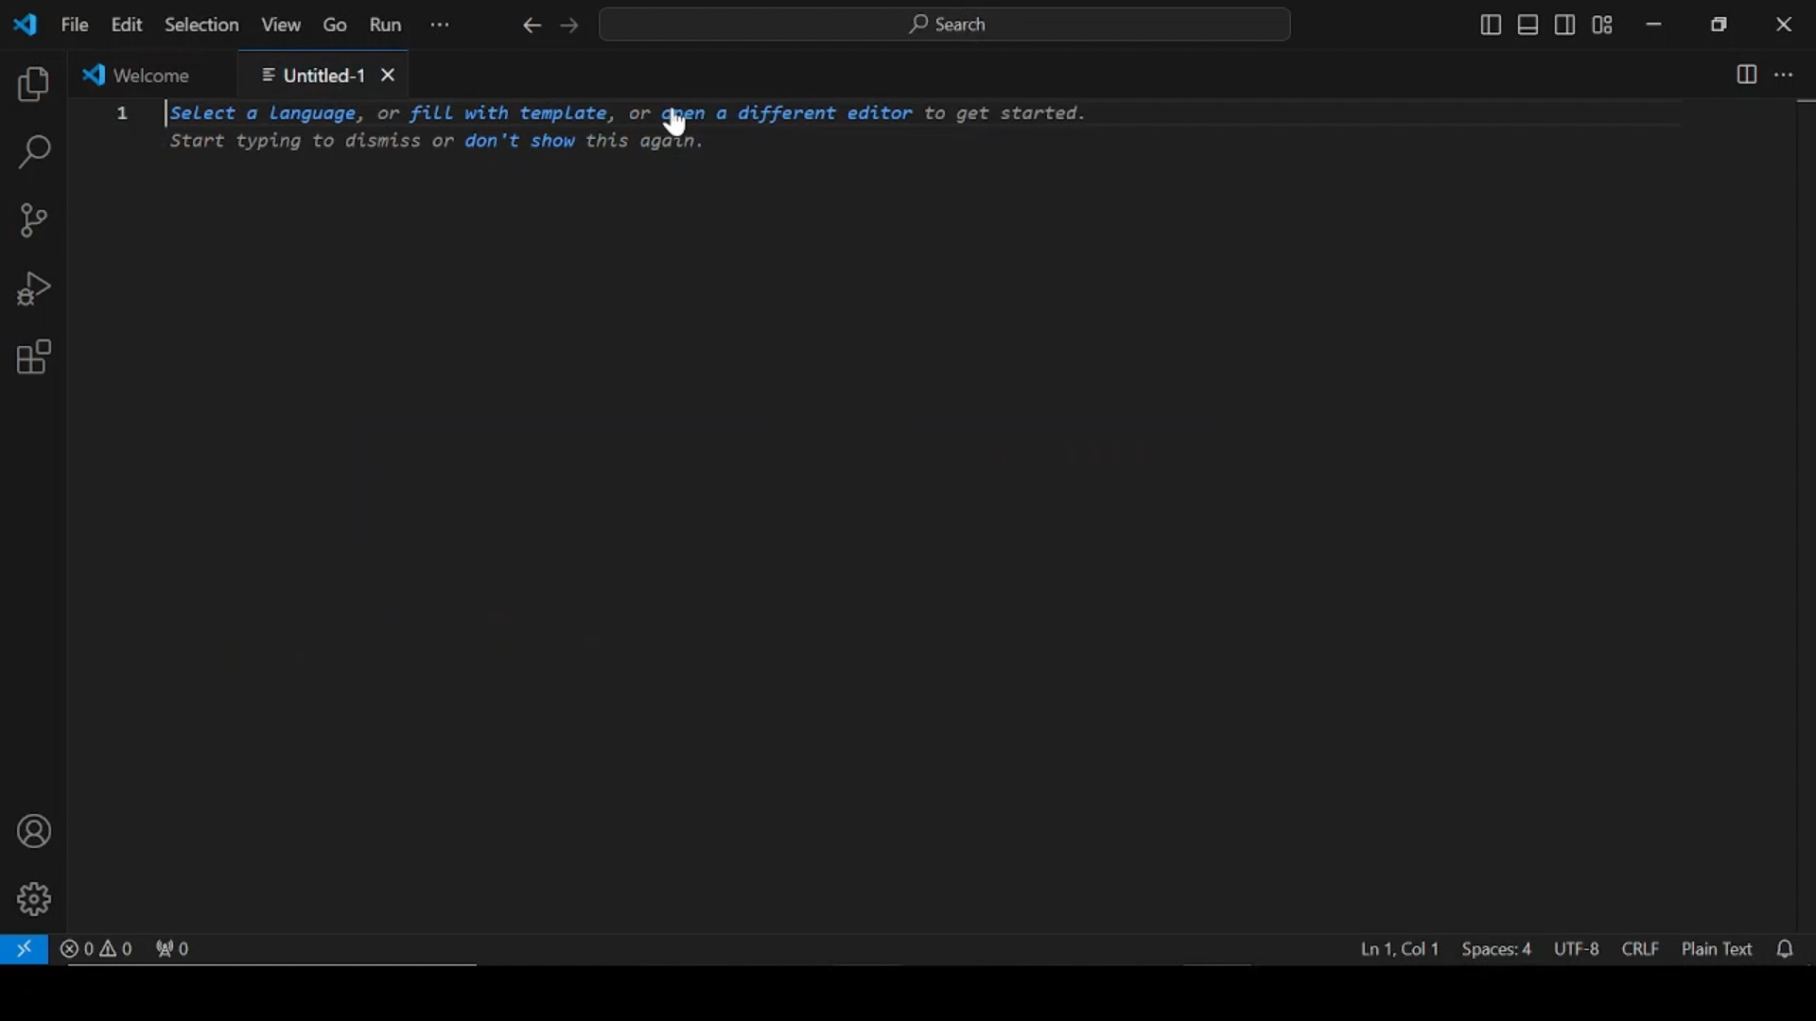 The width and height of the screenshot is (1816, 1021). I want to click on explorer, so click(34, 86).